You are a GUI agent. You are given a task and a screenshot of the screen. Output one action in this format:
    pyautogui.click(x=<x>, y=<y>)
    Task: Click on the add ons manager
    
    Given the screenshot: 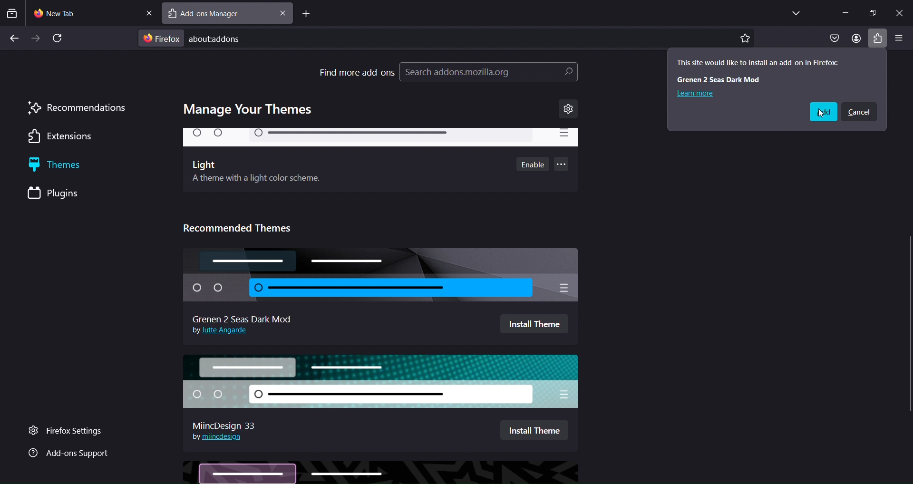 What is the action you would take?
    pyautogui.click(x=214, y=14)
    